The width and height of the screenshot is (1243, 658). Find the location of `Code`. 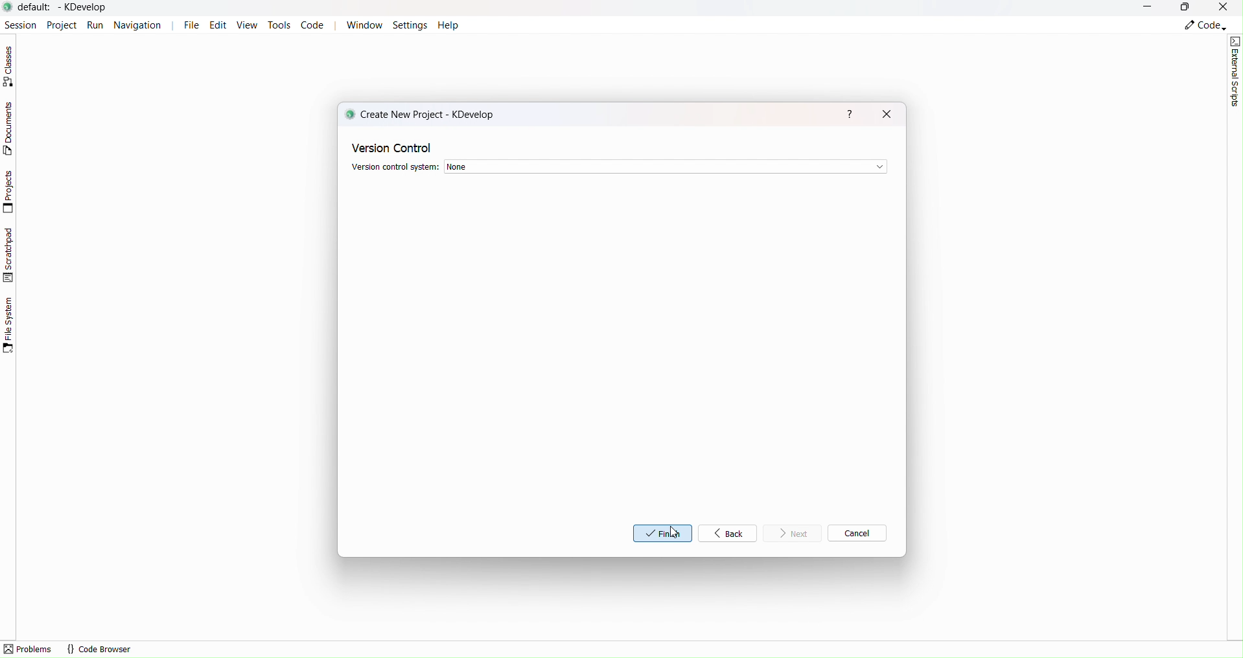

Code is located at coordinates (314, 25).